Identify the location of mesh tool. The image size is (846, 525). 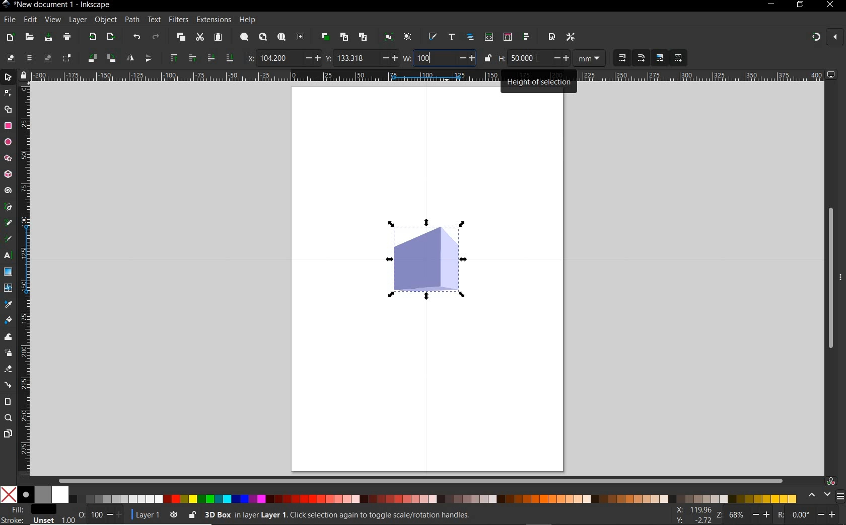
(9, 289).